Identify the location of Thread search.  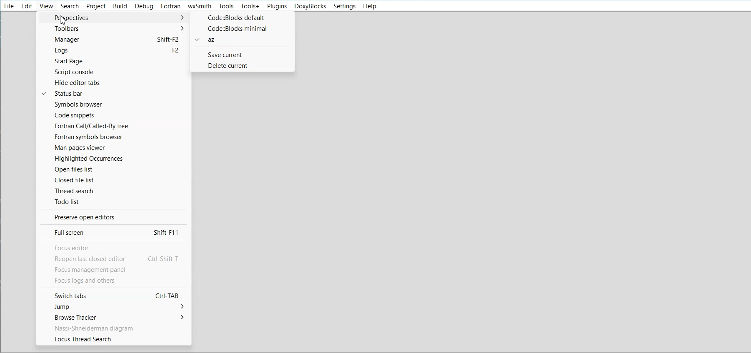
(114, 191).